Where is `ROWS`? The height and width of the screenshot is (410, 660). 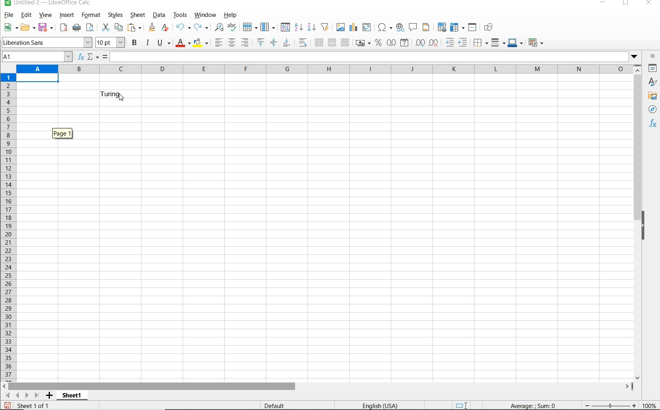
ROWS is located at coordinates (9, 226).